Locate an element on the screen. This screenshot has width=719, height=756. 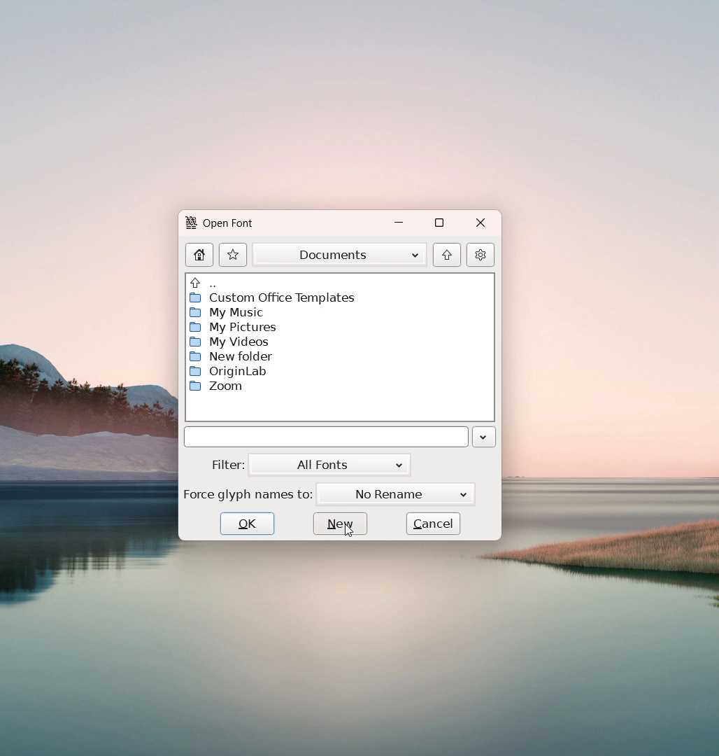
home is located at coordinates (200, 254).